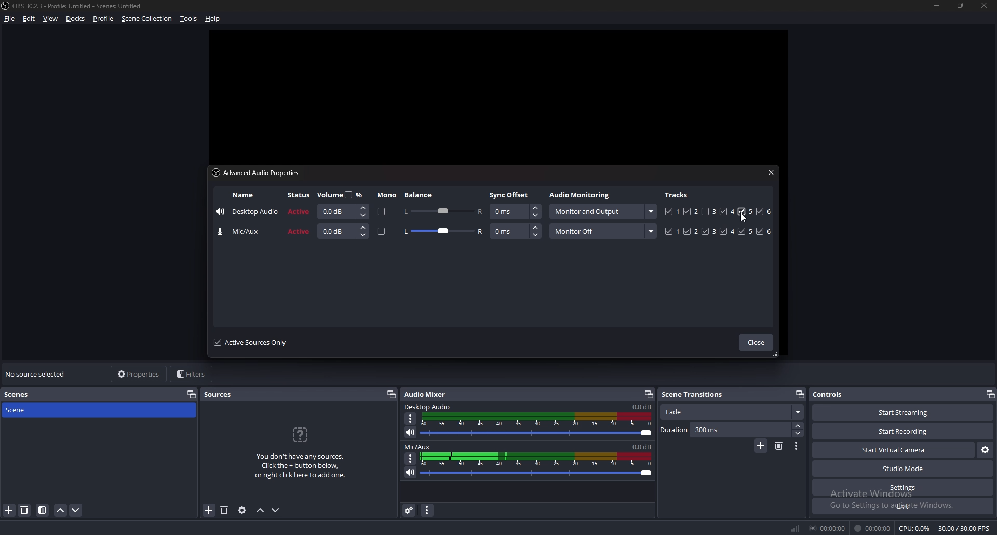 This screenshot has width=997, height=535. I want to click on tracks, so click(719, 231).